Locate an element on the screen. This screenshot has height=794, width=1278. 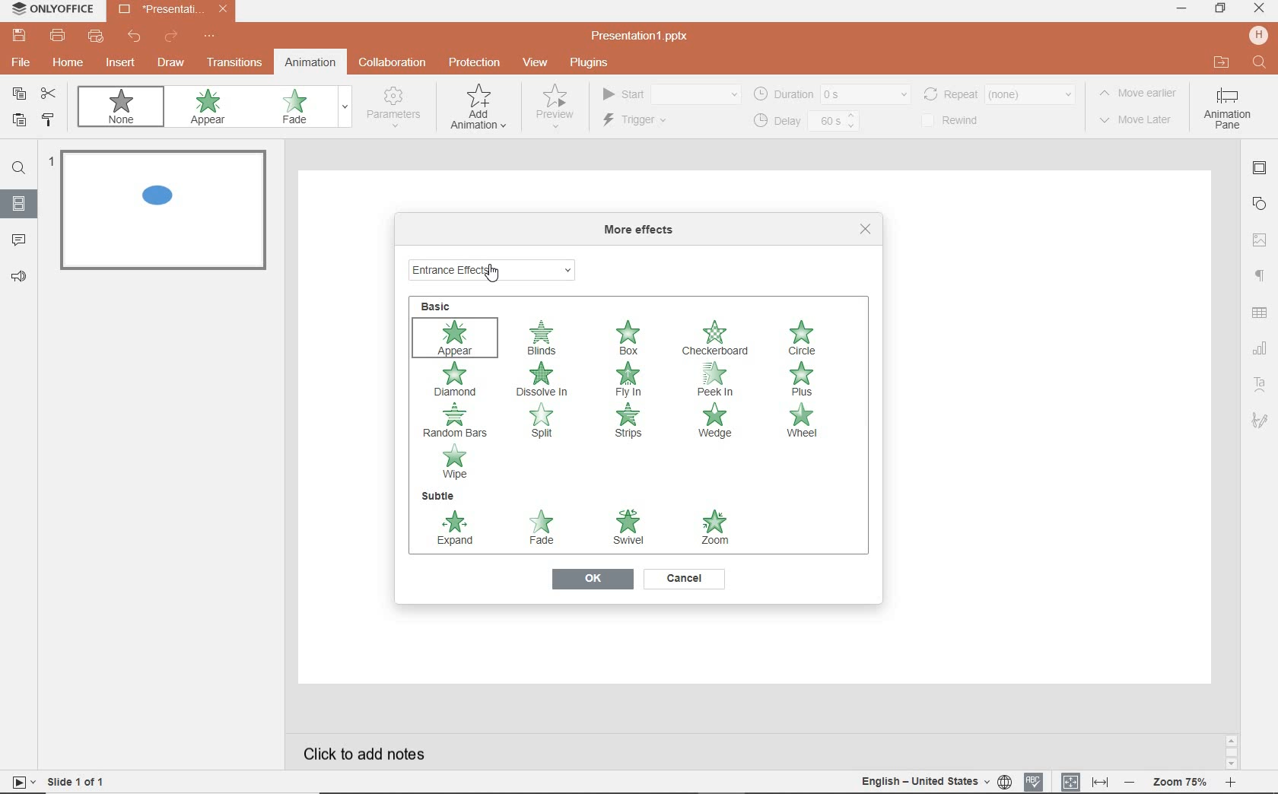
DISSOLVE IN is located at coordinates (543, 379).